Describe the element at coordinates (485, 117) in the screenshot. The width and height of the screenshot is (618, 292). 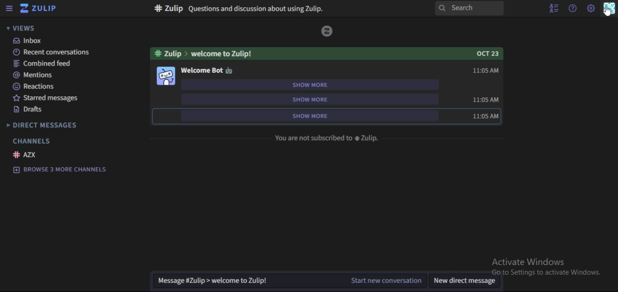
I see `11:05 AM` at that location.